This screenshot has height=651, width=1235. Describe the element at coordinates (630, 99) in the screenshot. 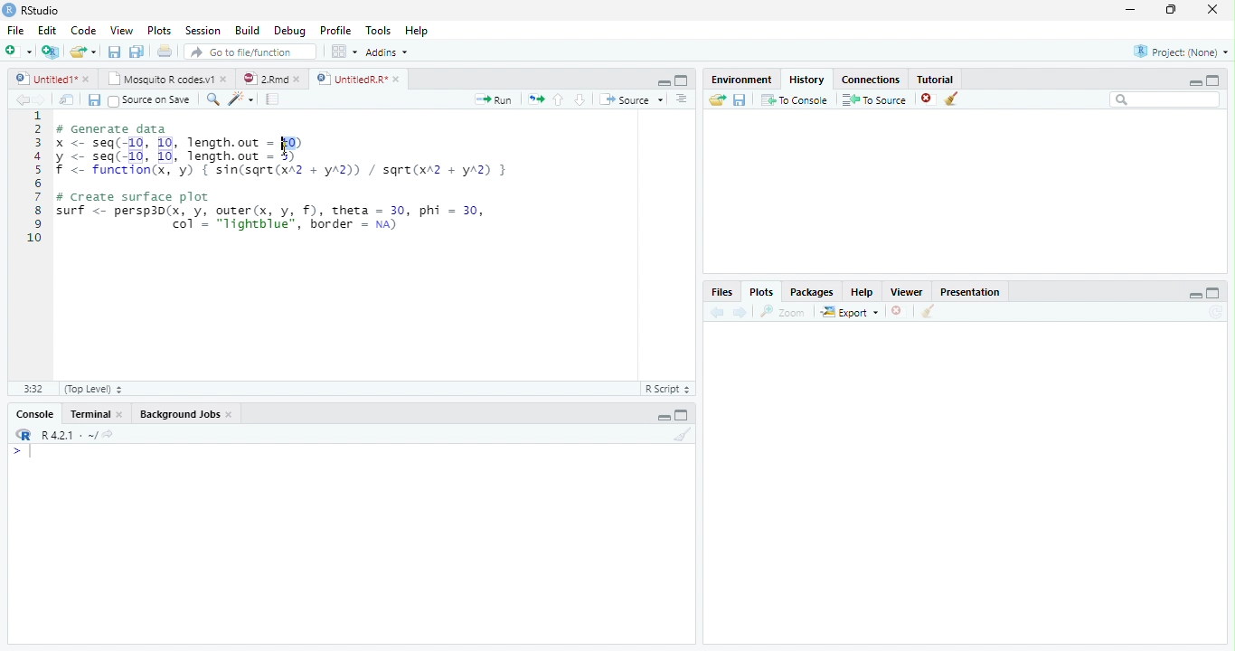

I see `Source` at that location.